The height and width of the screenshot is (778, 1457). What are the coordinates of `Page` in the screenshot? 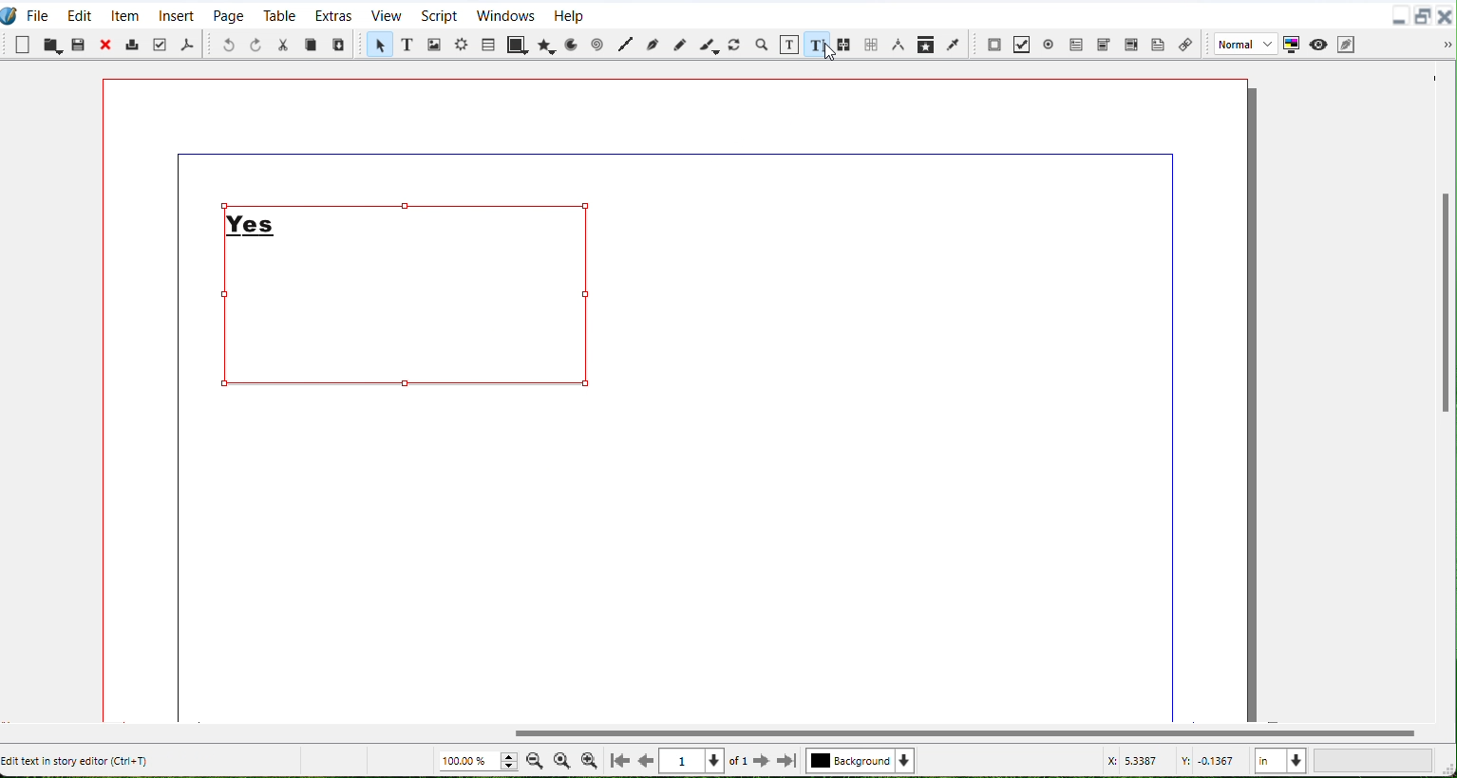 It's located at (228, 14).